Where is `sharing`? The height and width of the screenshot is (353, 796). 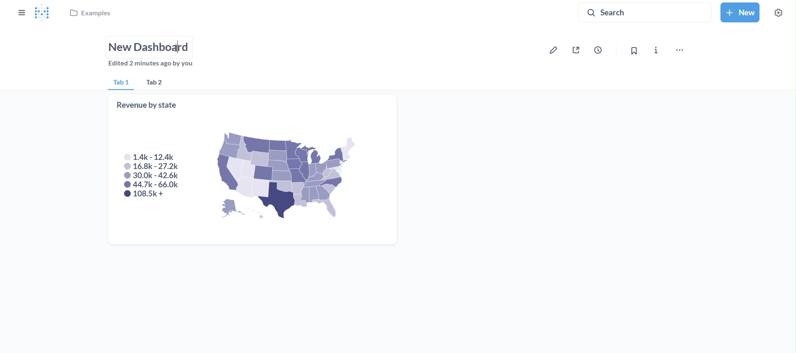 sharing is located at coordinates (578, 50).